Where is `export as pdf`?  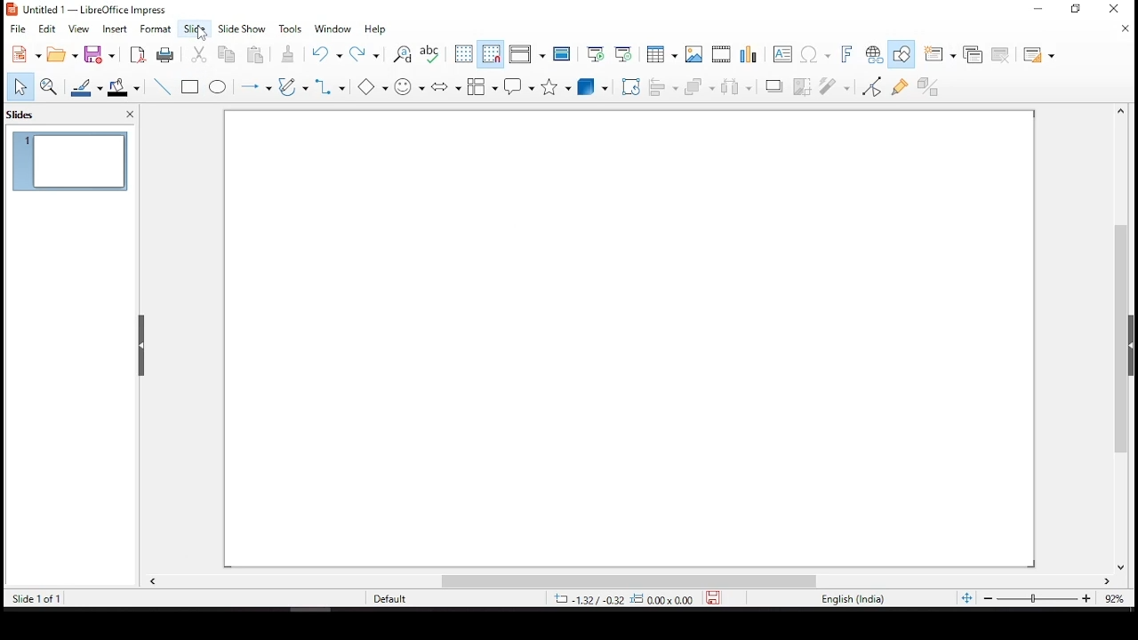
export as pdf is located at coordinates (138, 53).